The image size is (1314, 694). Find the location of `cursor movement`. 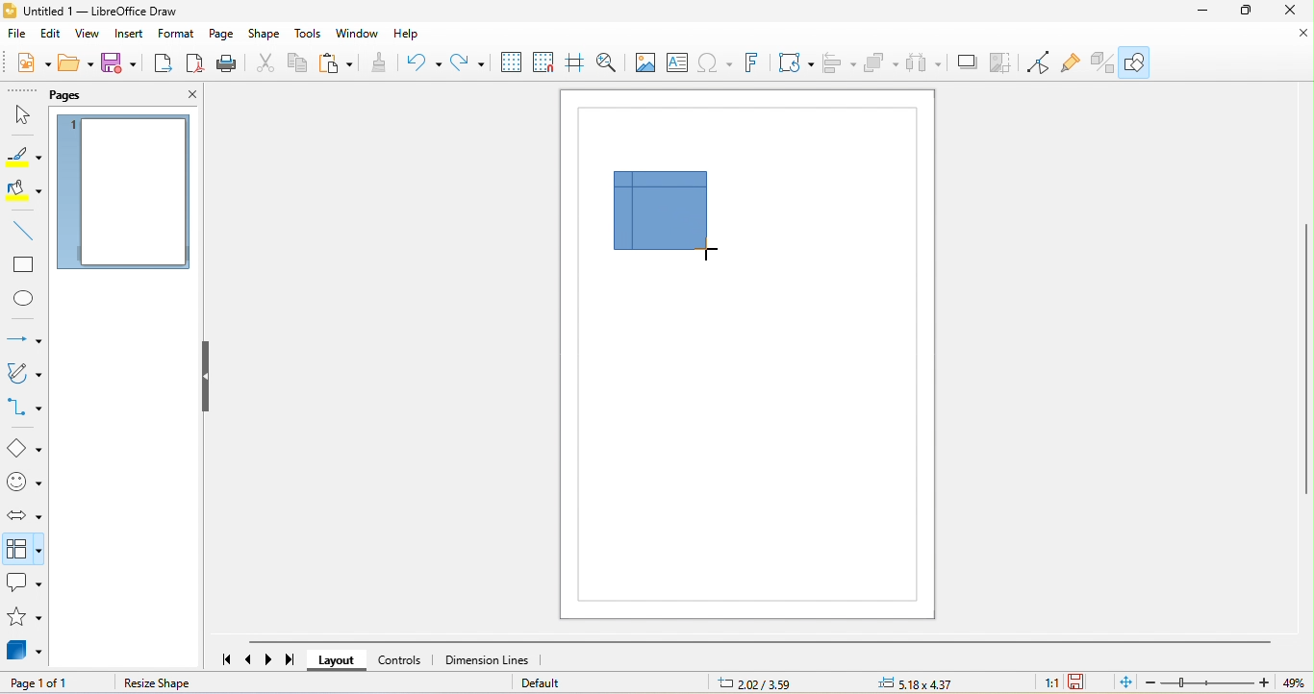

cursor movement is located at coordinates (714, 253).